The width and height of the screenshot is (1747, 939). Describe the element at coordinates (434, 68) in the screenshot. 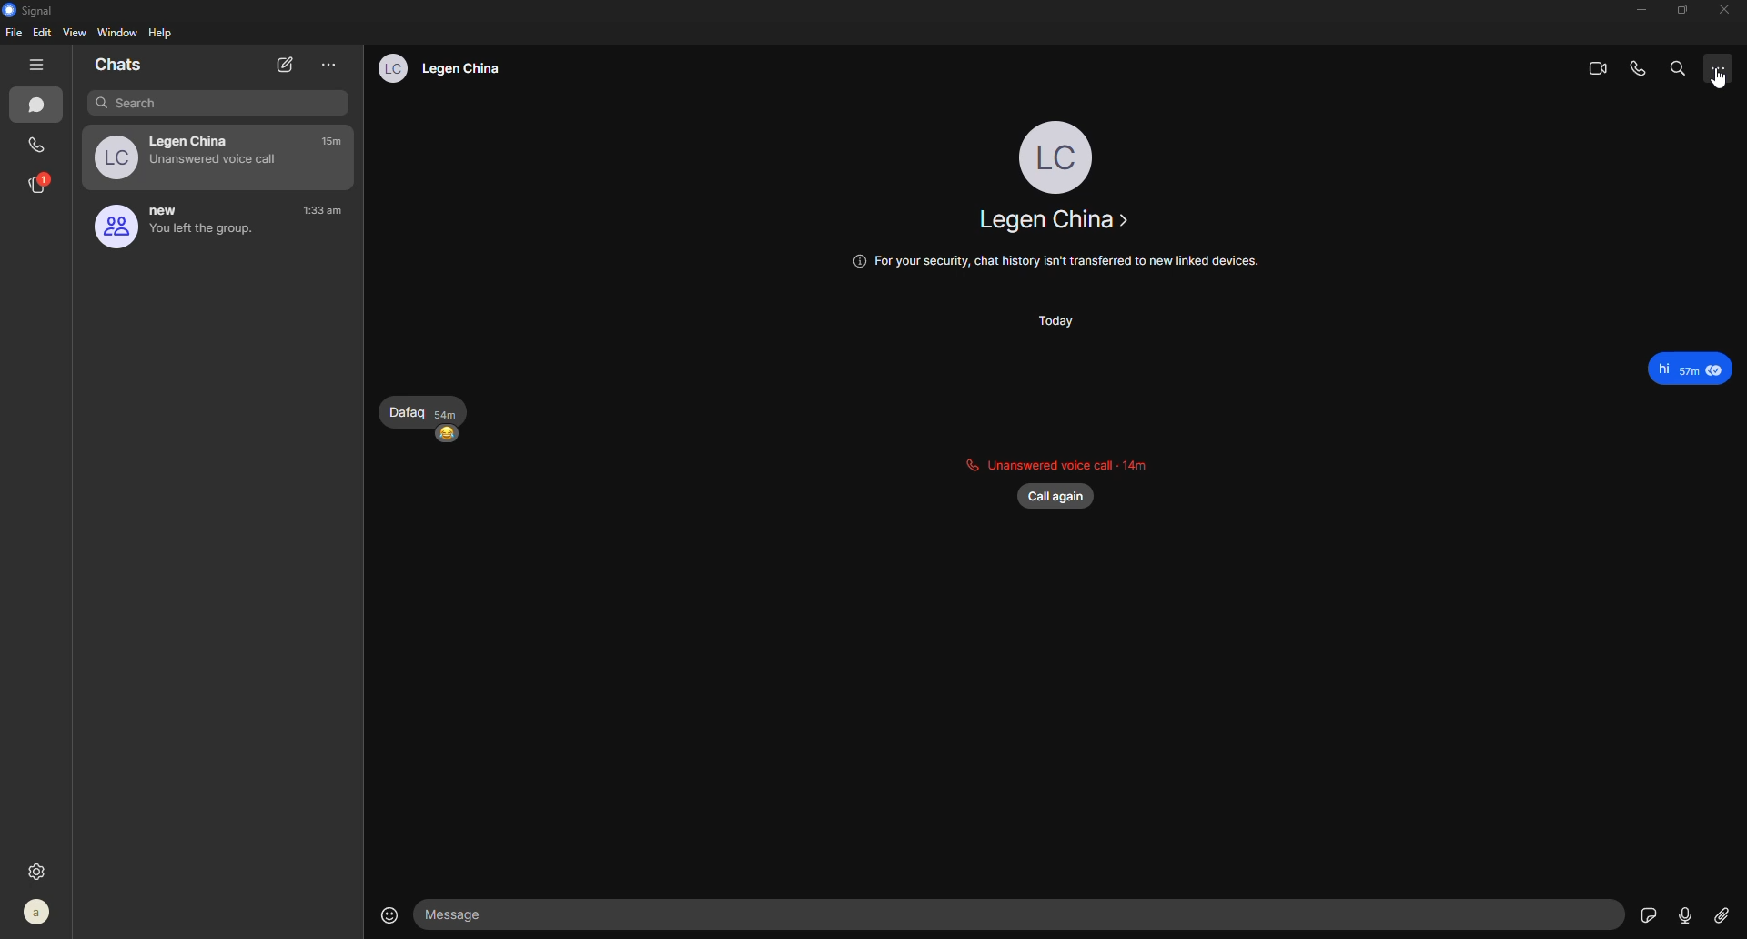

I see `® Legen China` at that location.